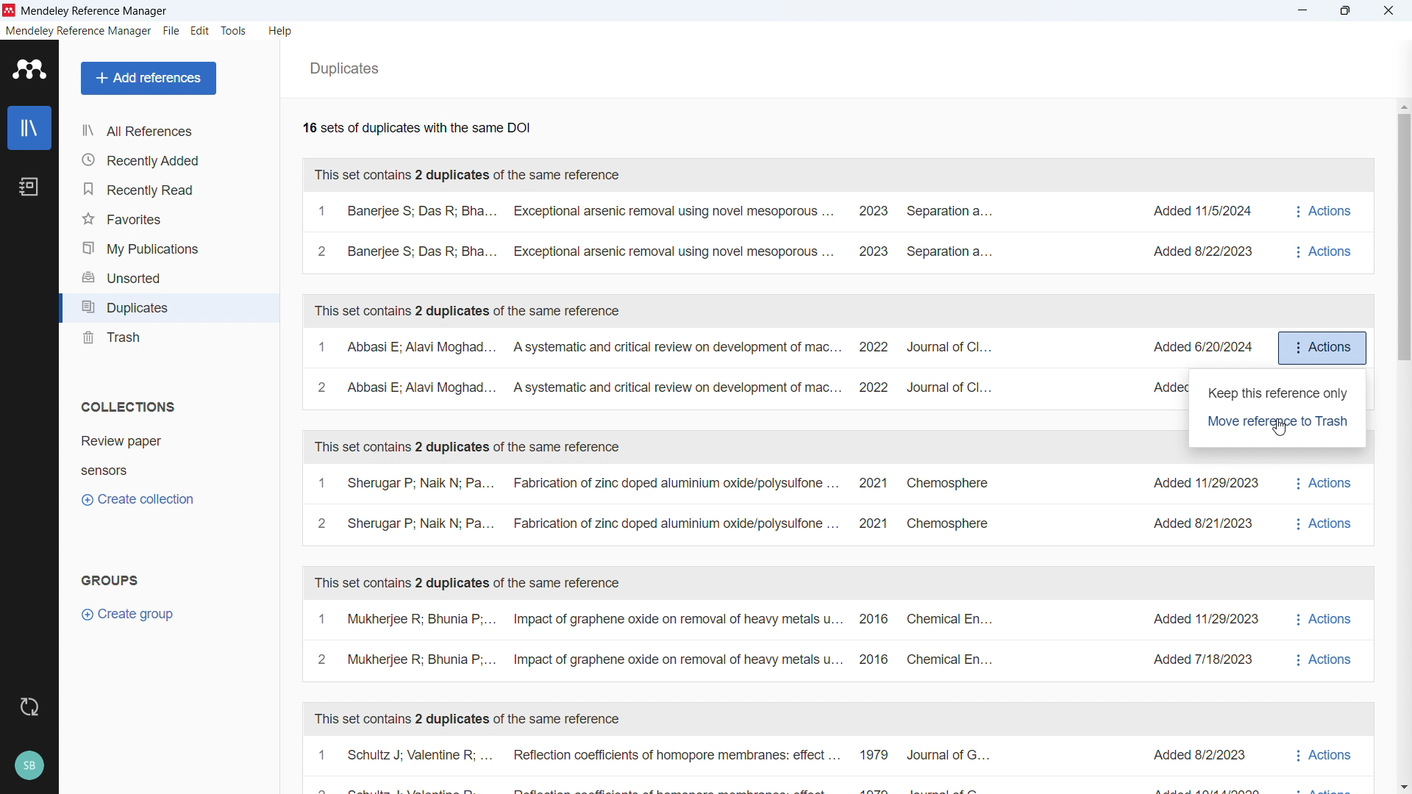 The image size is (1412, 794). Describe the element at coordinates (168, 246) in the screenshot. I see `My publications ` at that location.